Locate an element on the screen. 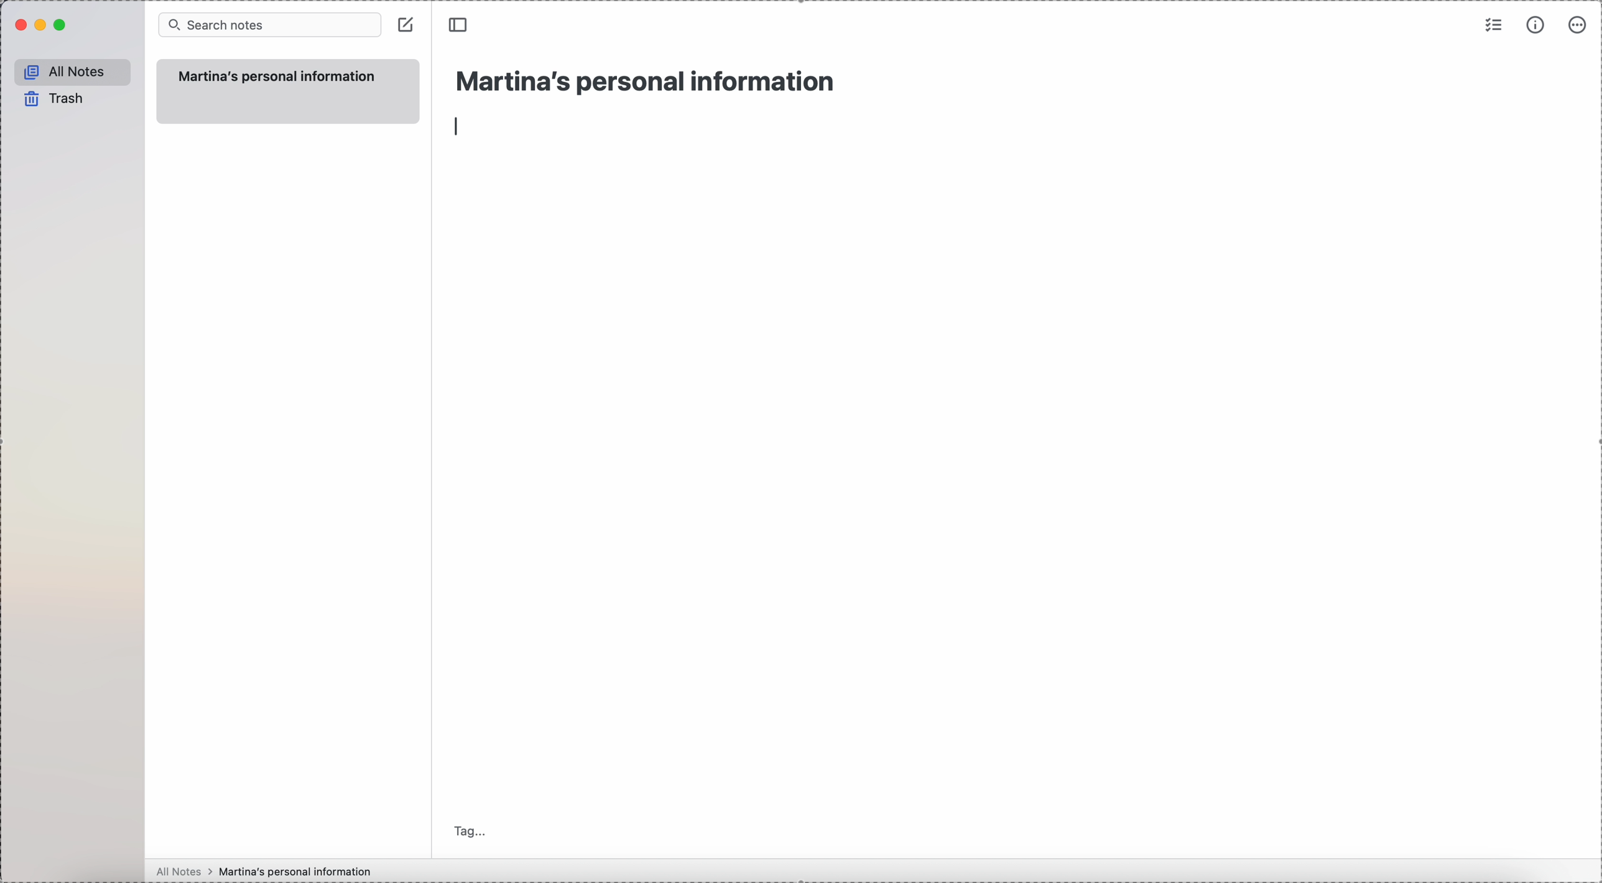 This screenshot has width=1602, height=883. close Simplenote is located at coordinates (19, 26).